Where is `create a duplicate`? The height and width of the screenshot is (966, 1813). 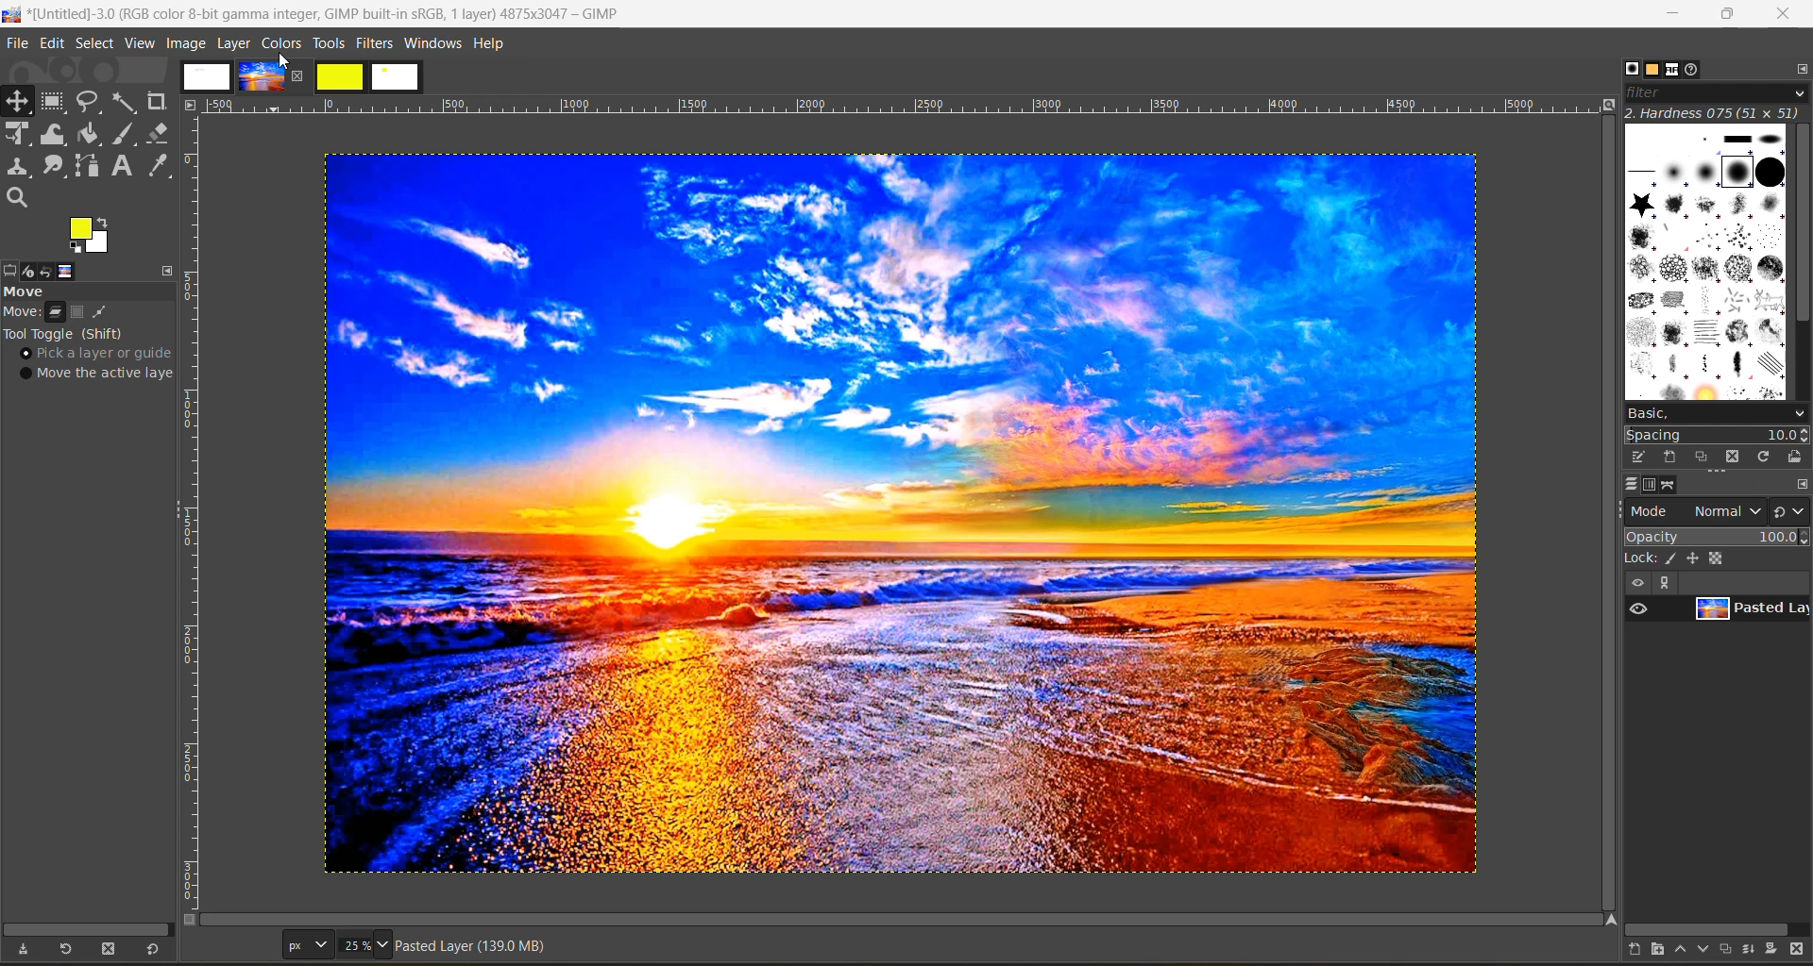
create a duplicate is located at coordinates (1729, 948).